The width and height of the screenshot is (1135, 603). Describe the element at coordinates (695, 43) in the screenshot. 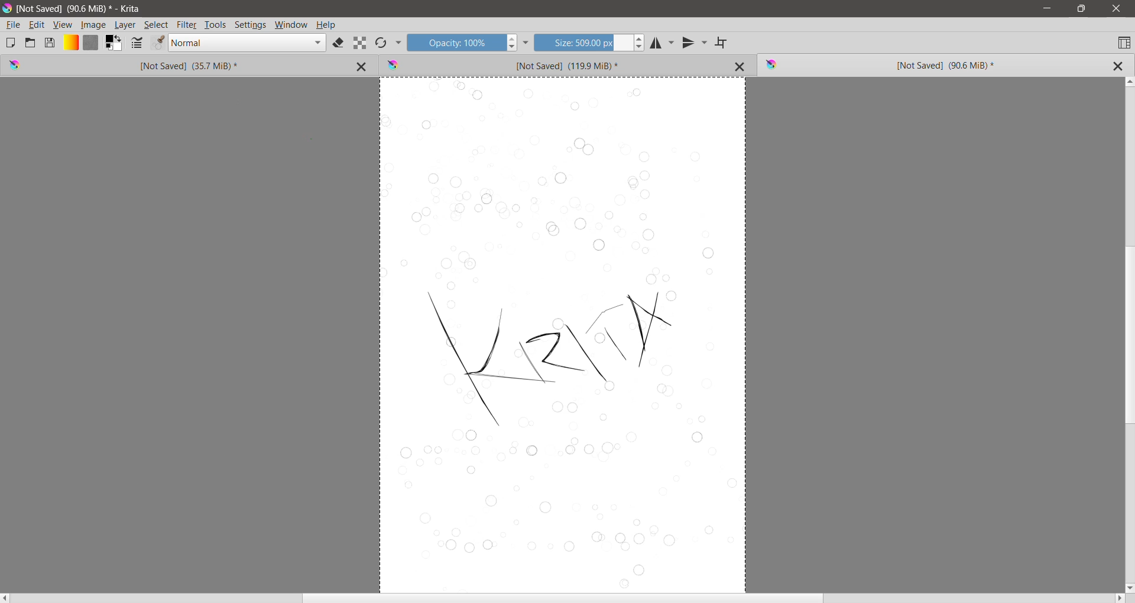

I see `Vertical Mirror Tool` at that location.